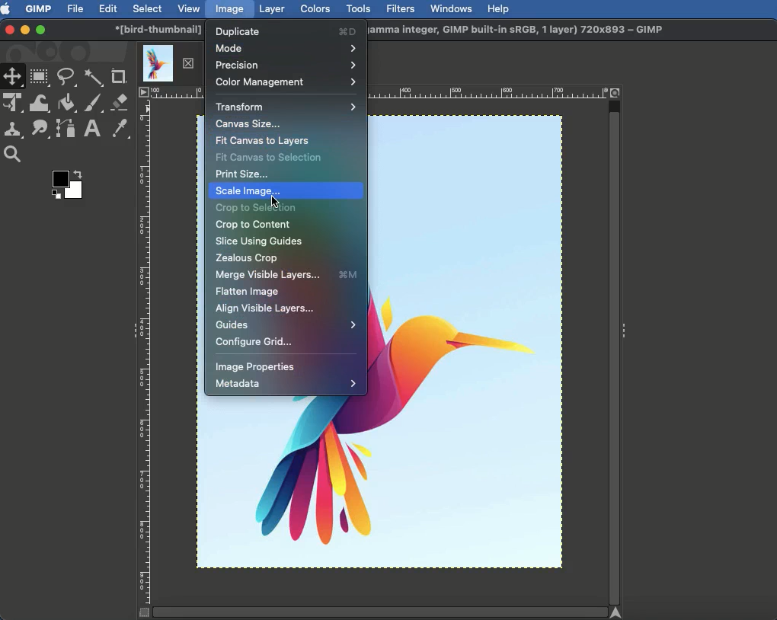 The width and height of the screenshot is (777, 620). What do you see at coordinates (145, 351) in the screenshot?
I see `Ruler` at bounding box center [145, 351].